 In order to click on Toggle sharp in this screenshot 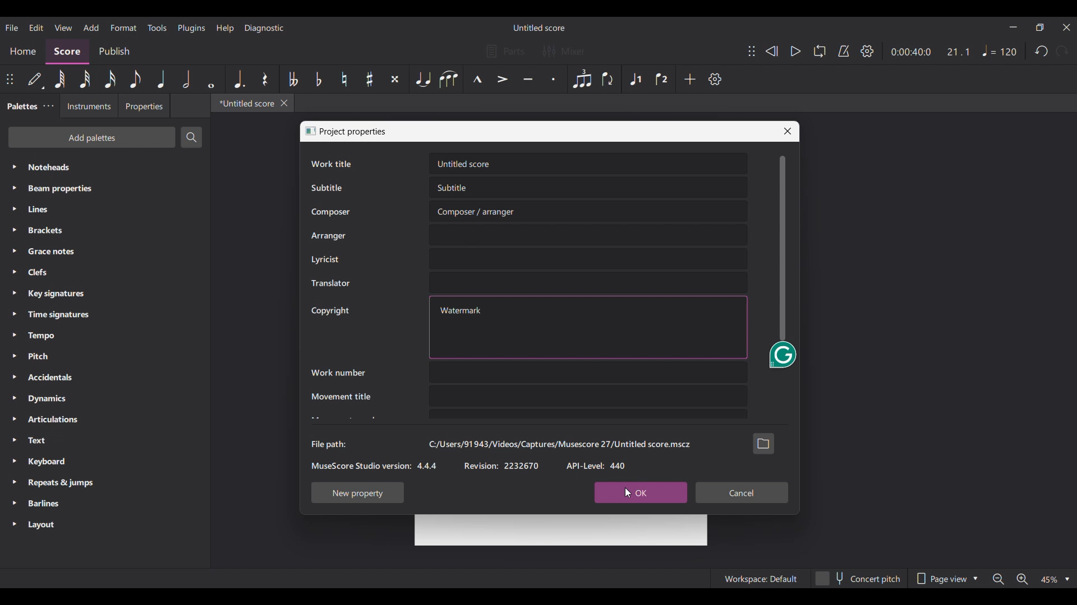, I will do `click(370, 79)`.